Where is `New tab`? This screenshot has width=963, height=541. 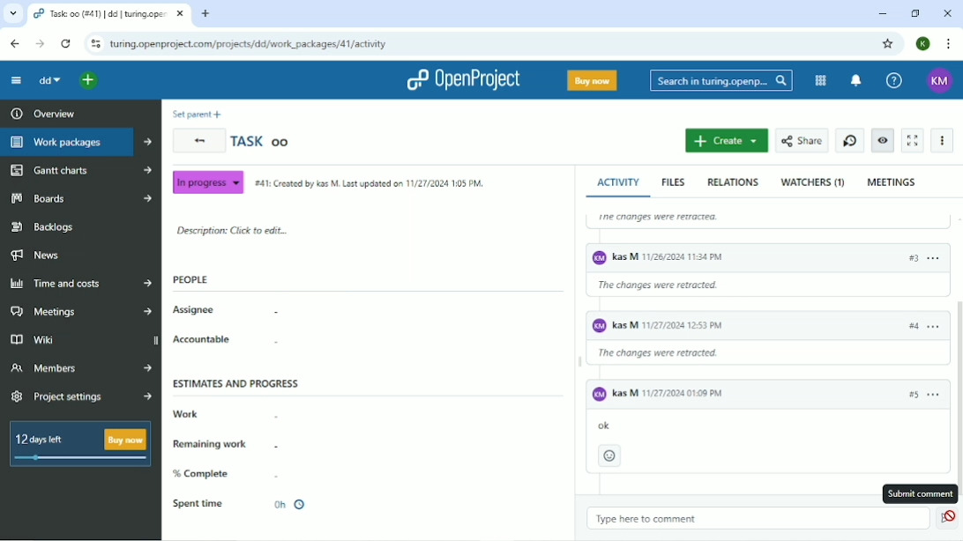
New tab is located at coordinates (206, 14).